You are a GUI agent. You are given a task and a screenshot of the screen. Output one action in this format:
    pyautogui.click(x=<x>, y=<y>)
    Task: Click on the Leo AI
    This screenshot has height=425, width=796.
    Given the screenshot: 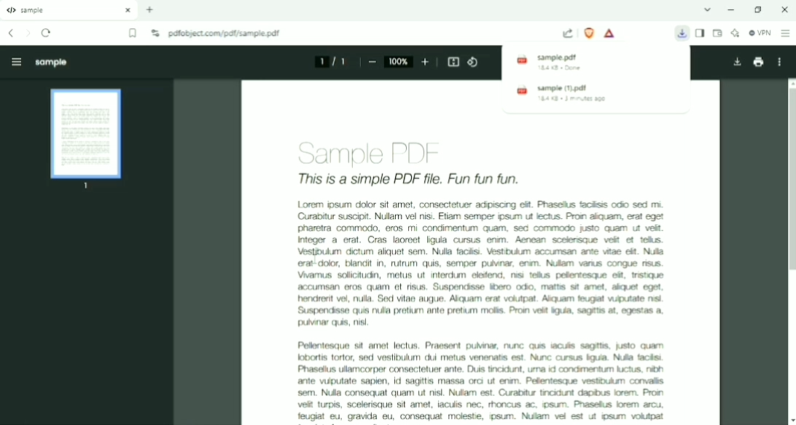 What is the action you would take?
    pyautogui.click(x=735, y=33)
    